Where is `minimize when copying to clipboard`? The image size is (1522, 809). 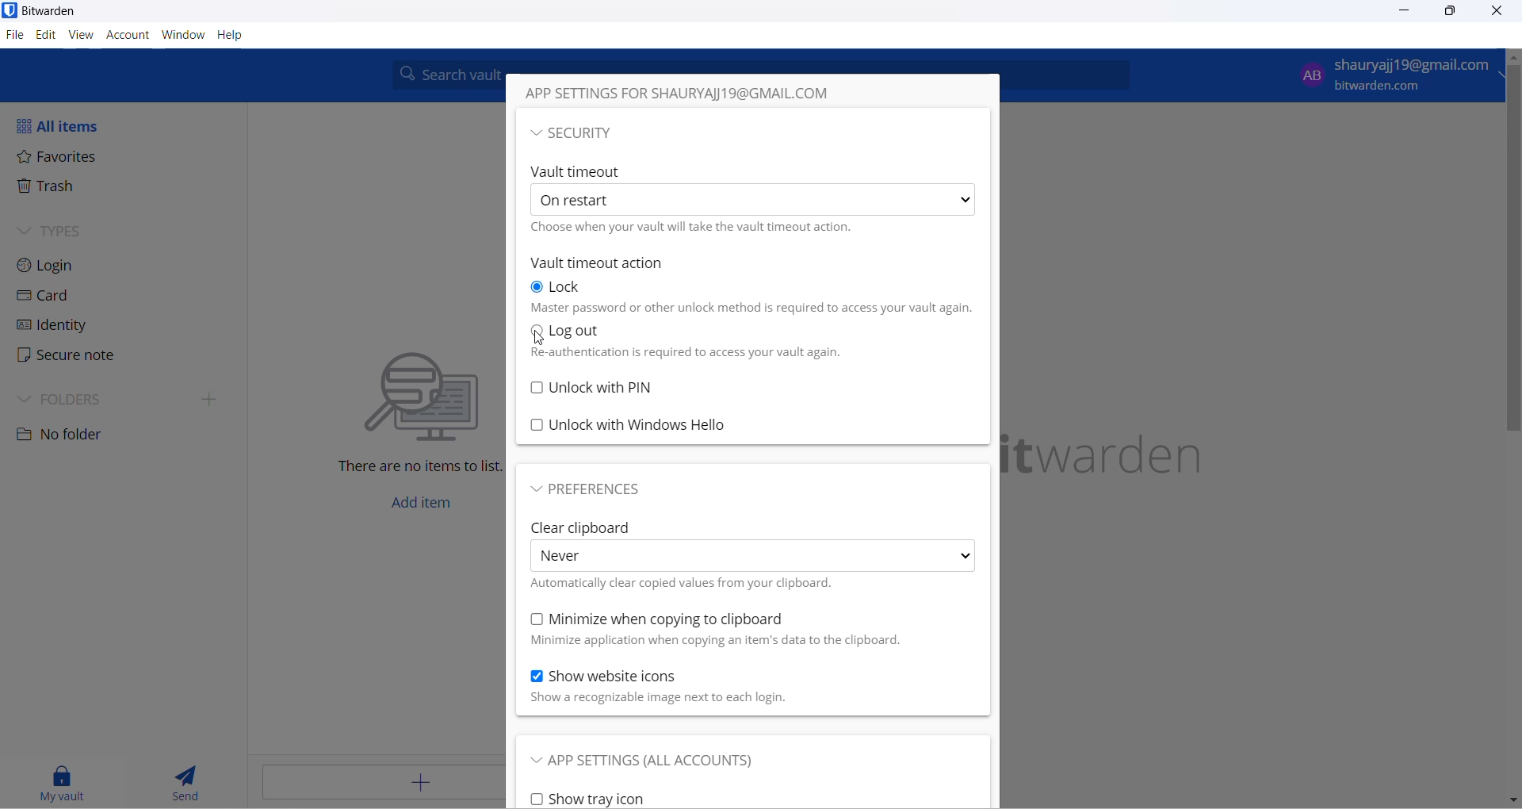
minimize when copying to clipboard is located at coordinates (660, 616).